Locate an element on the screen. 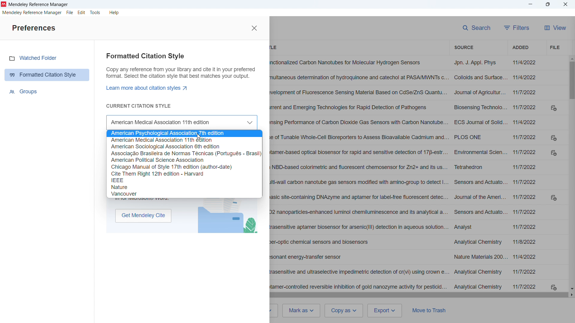 The image size is (575, 323). filters is located at coordinates (517, 28).